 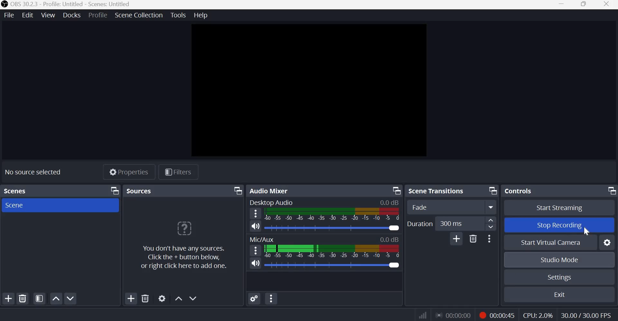 I want to click on You don't have any sources. Click the +button below, or right click here to add one, so click(x=182, y=247).